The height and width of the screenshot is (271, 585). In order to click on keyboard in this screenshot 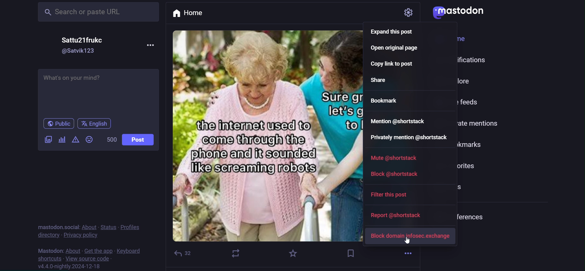, I will do `click(128, 251)`.